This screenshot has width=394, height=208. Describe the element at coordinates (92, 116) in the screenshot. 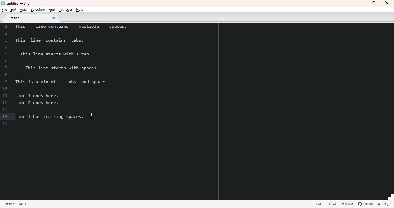

I see `hotkey (Ctrl+Shift+P)` at that location.